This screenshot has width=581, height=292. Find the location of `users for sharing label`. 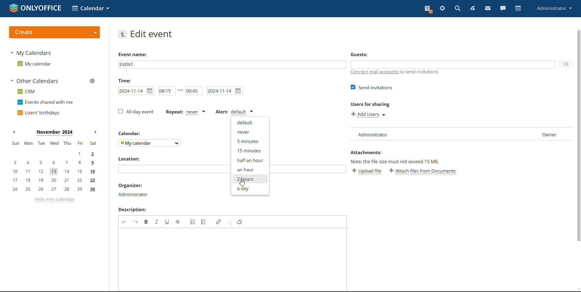

users for sharing label is located at coordinates (372, 104).